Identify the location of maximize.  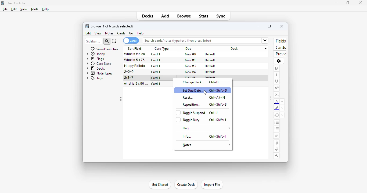
(348, 3).